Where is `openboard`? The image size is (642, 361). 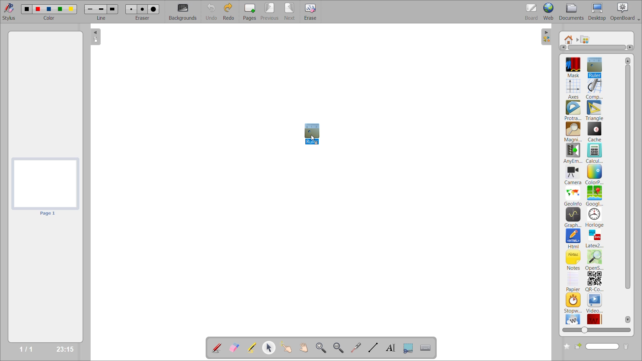
openboard is located at coordinates (626, 12).